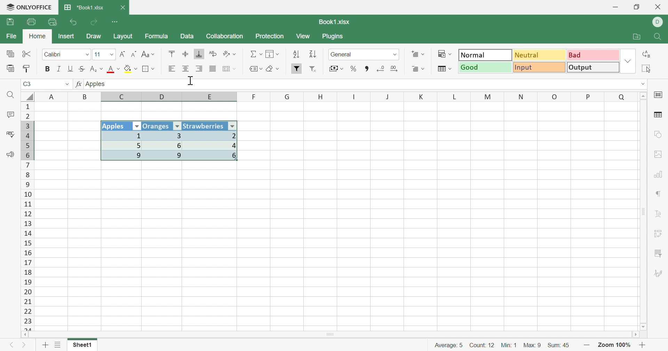 This screenshot has width=668, height=351. I want to click on Cut, so click(27, 54).